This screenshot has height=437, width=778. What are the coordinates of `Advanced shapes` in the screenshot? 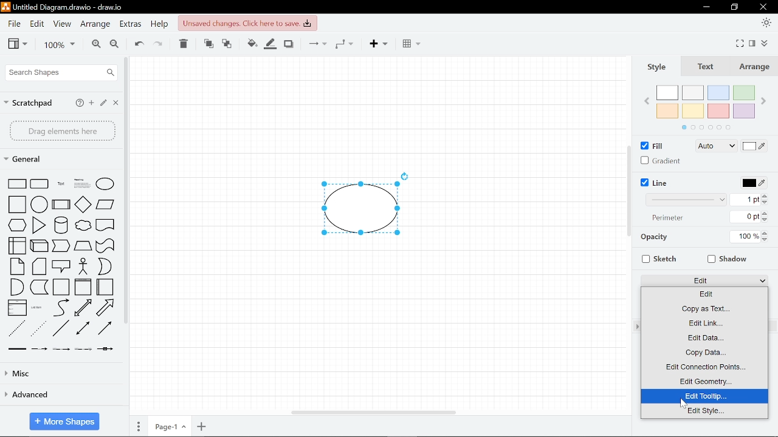 It's located at (57, 395).